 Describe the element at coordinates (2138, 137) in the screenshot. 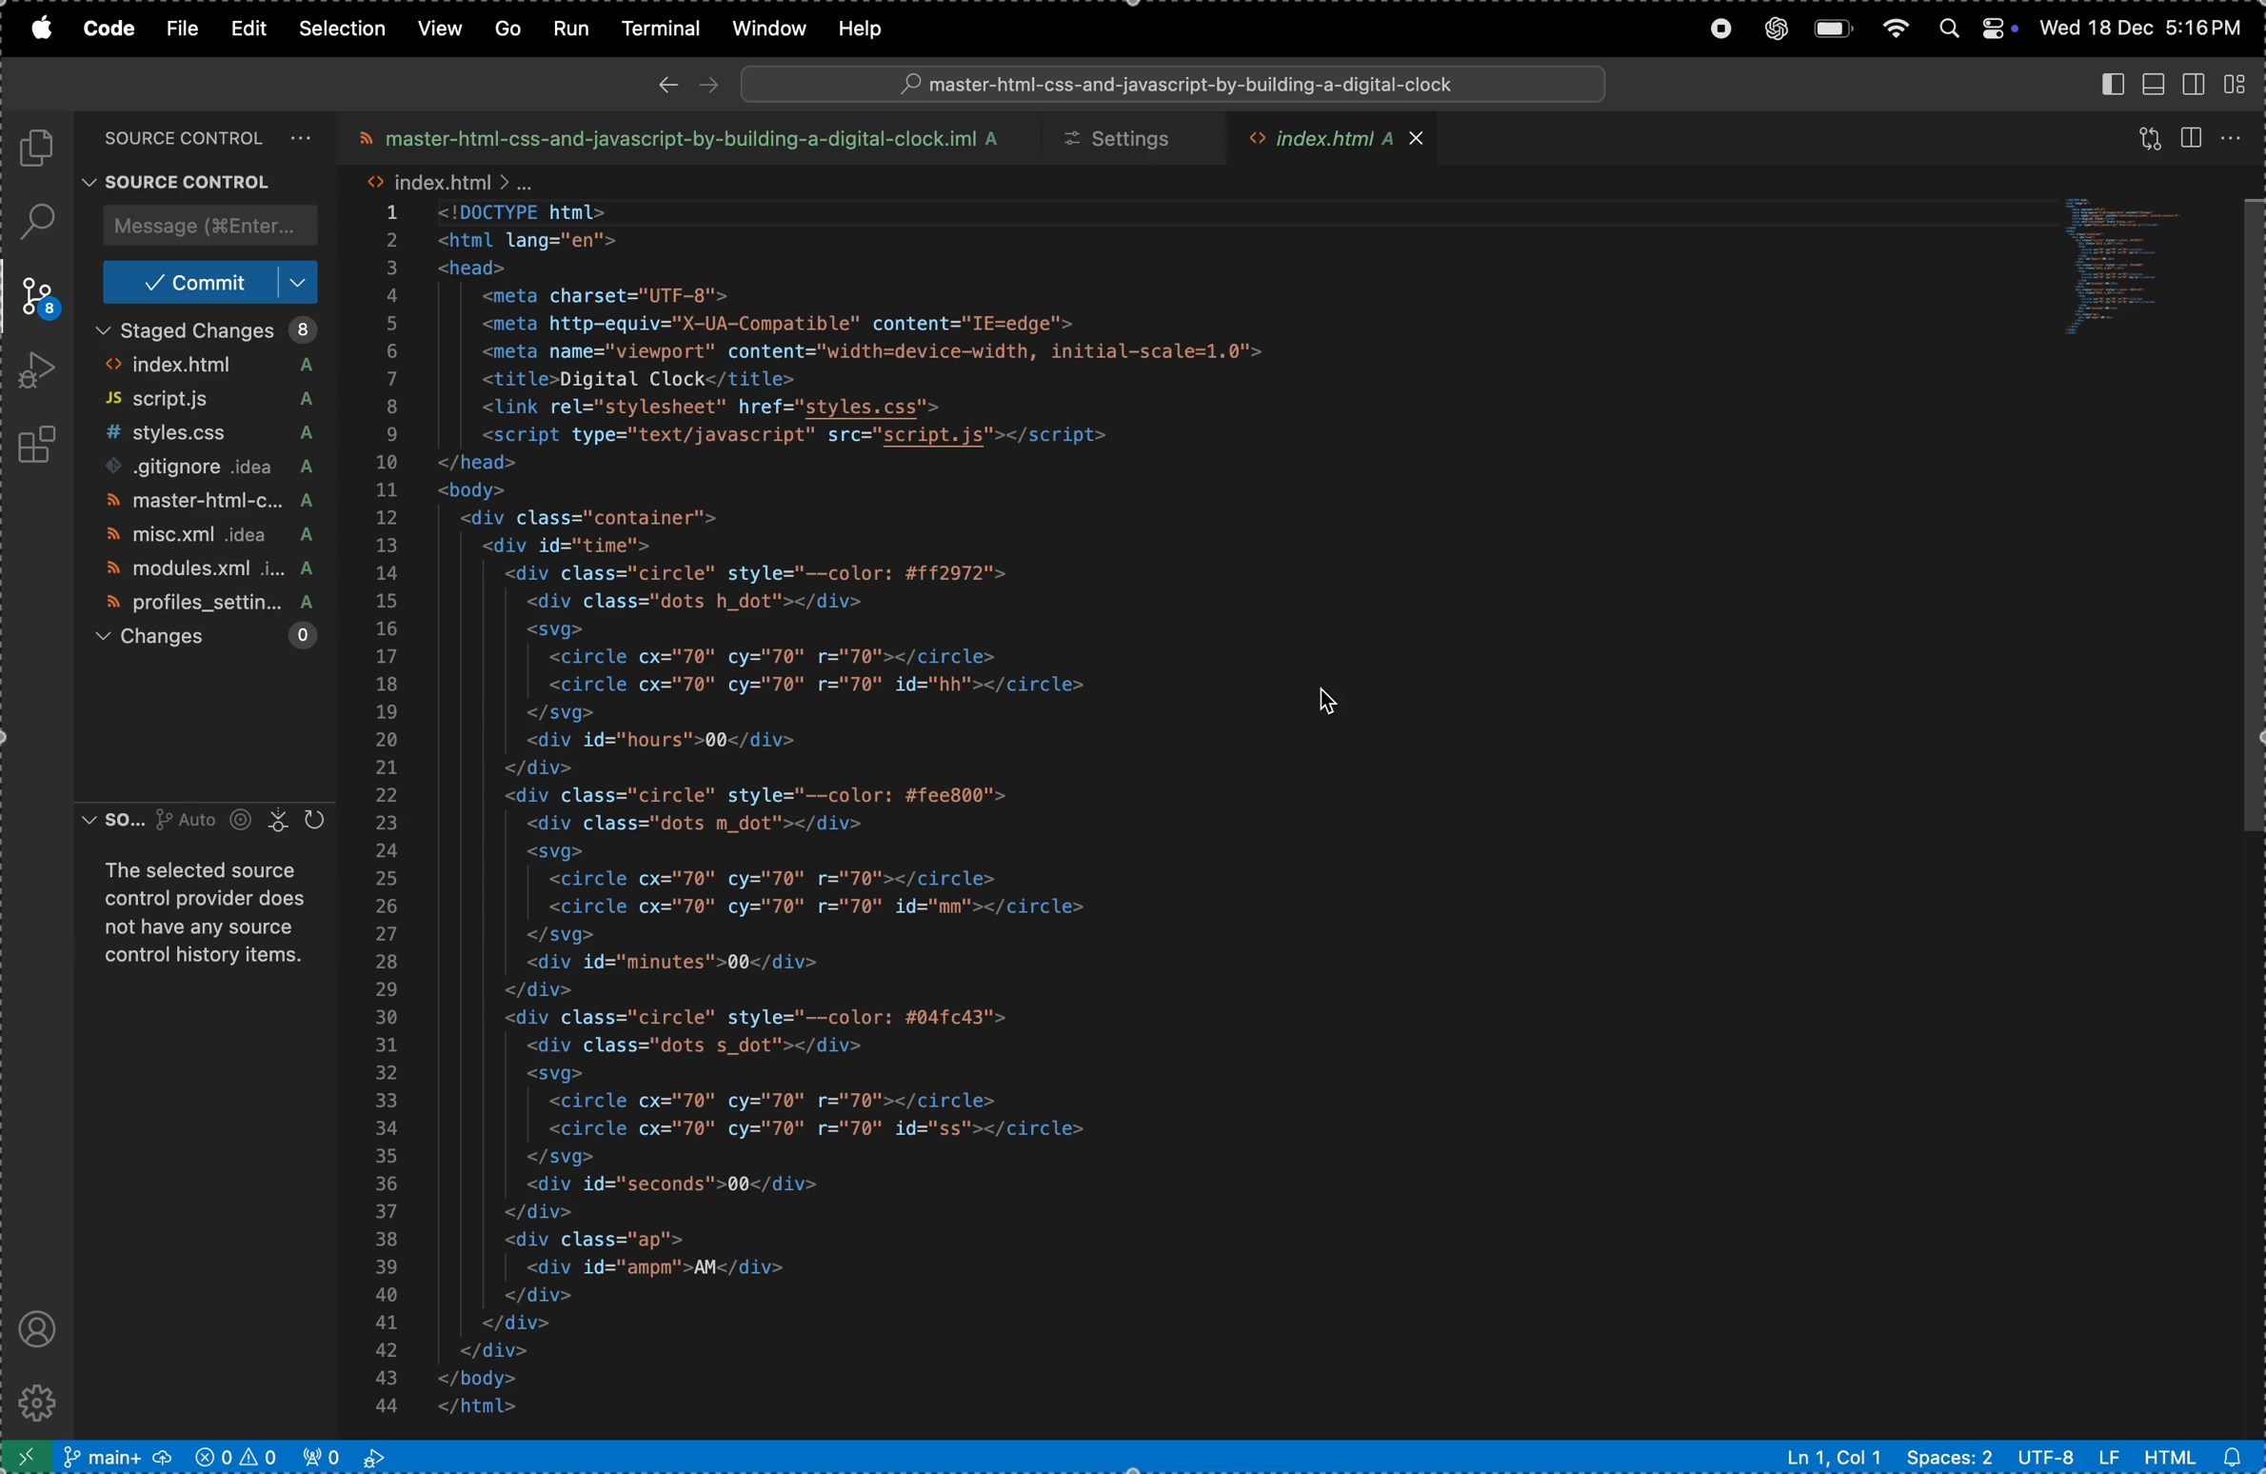

I see `refresh` at that location.